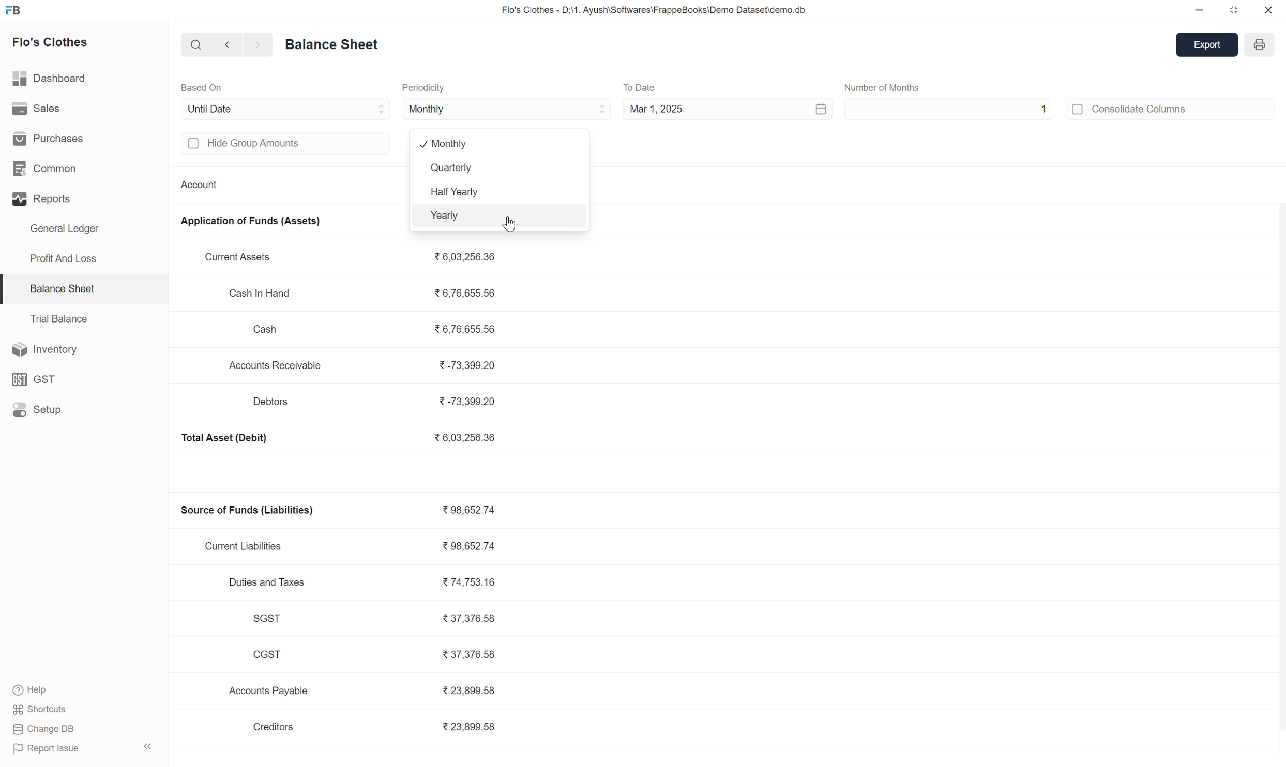 This screenshot has height=767, width=1286. I want to click on Application of Funds (Assets), so click(250, 221).